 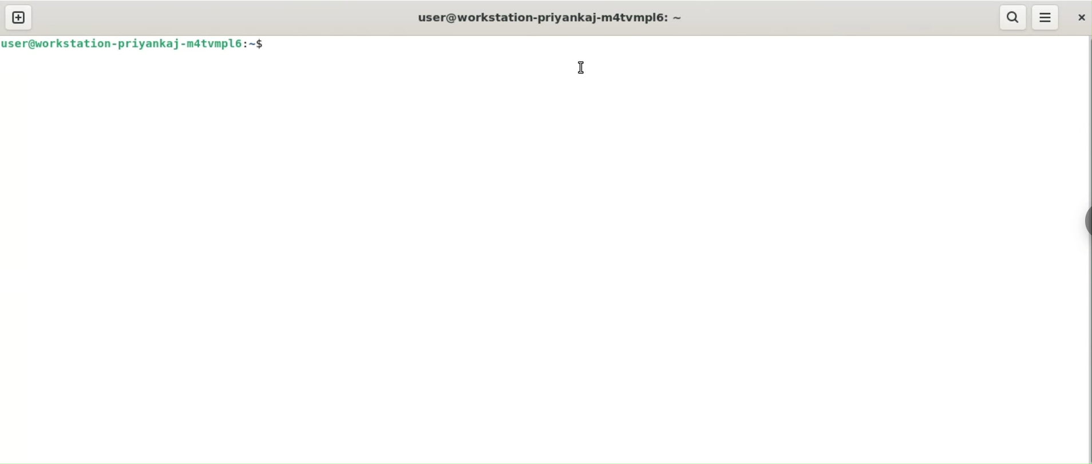 I want to click on new tab, so click(x=19, y=18).